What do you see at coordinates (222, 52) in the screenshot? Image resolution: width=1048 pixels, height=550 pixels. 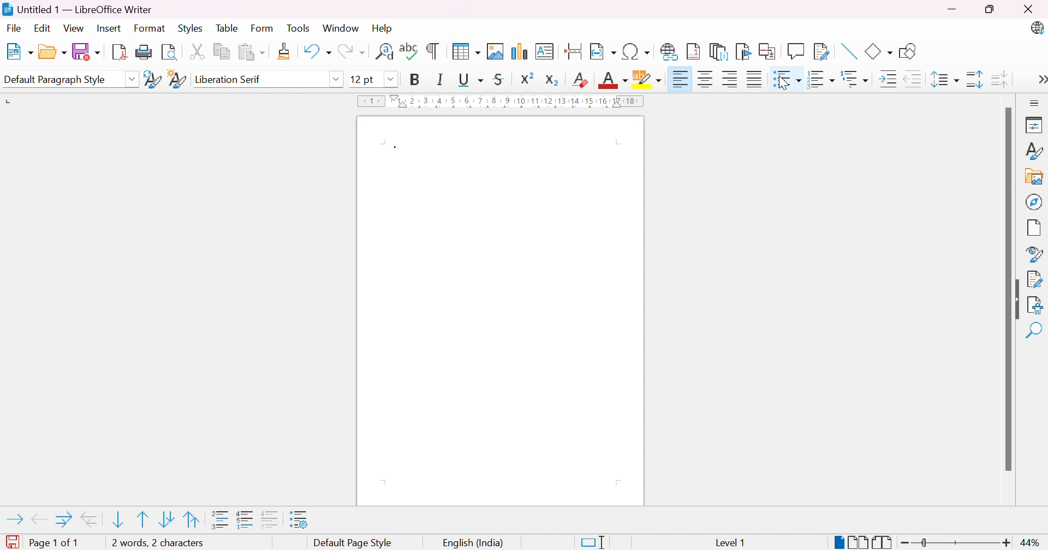 I see `Copy` at bounding box center [222, 52].